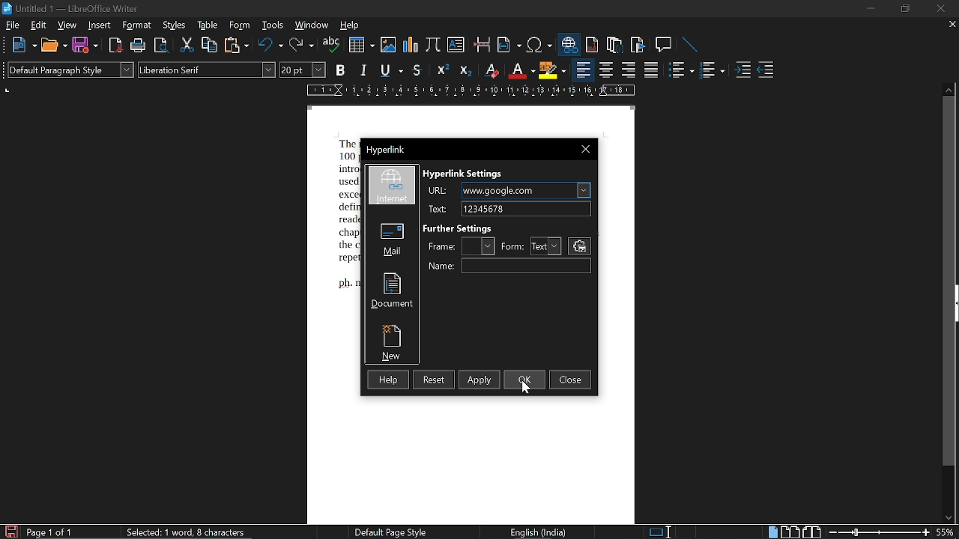 The image size is (959, 539). Describe the element at coordinates (767, 72) in the screenshot. I see `decrease indent` at that location.